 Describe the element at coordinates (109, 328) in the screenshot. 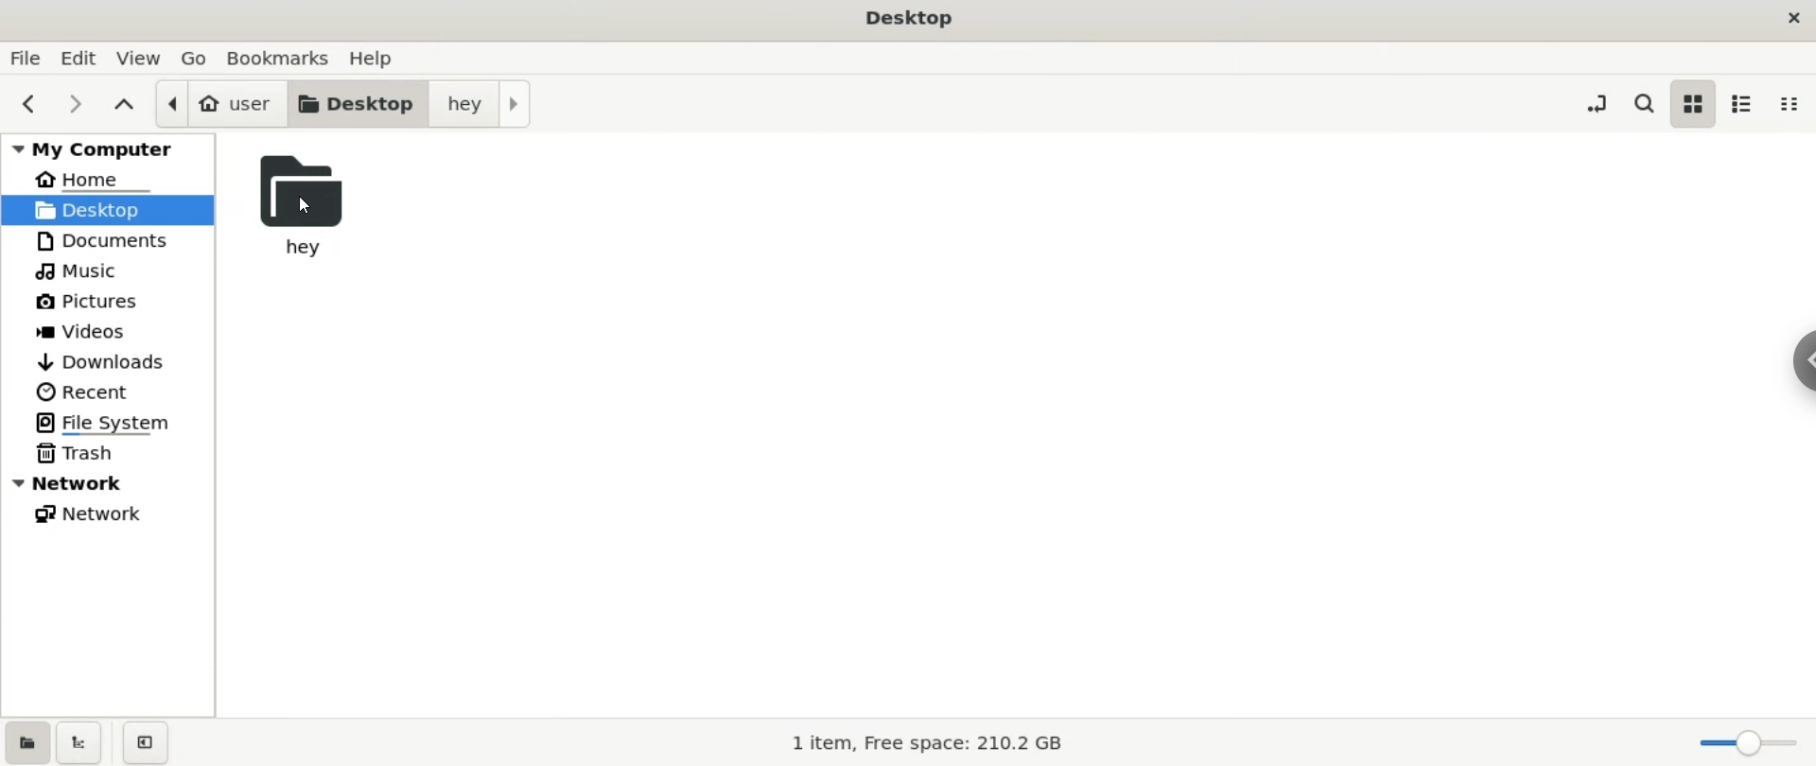

I see `videos` at that location.